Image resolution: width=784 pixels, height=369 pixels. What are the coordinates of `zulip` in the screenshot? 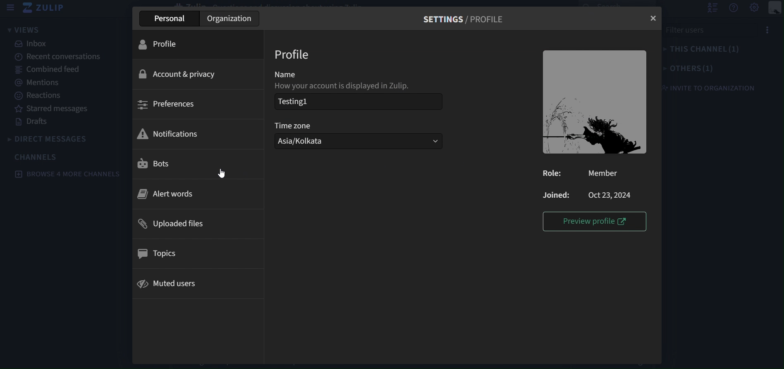 It's located at (47, 8).